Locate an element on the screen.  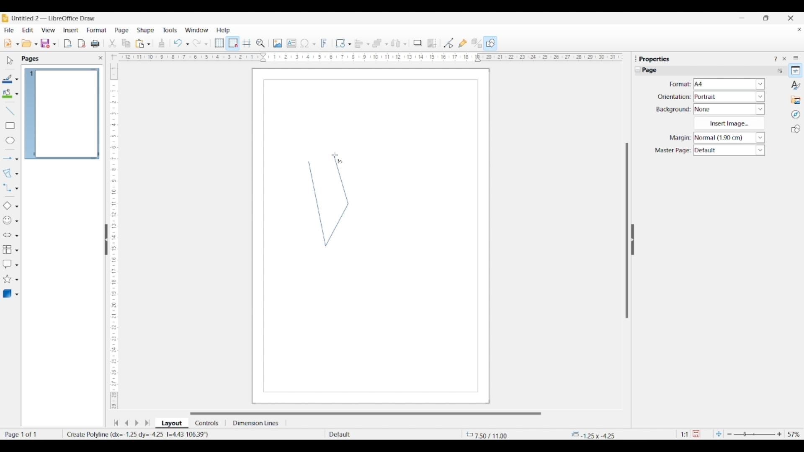
Dimensions of shape within the canvas changed is located at coordinates (598, 434).